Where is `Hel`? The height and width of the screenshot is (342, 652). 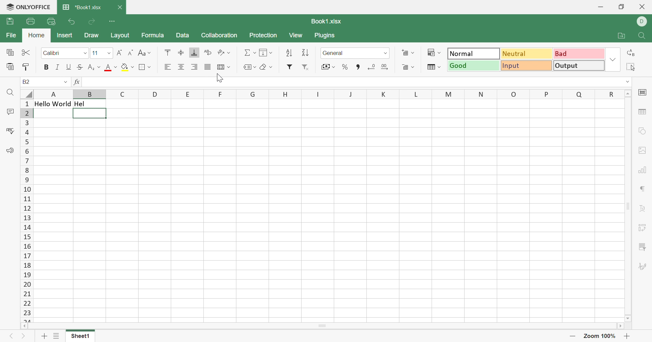 Hel is located at coordinates (80, 103).